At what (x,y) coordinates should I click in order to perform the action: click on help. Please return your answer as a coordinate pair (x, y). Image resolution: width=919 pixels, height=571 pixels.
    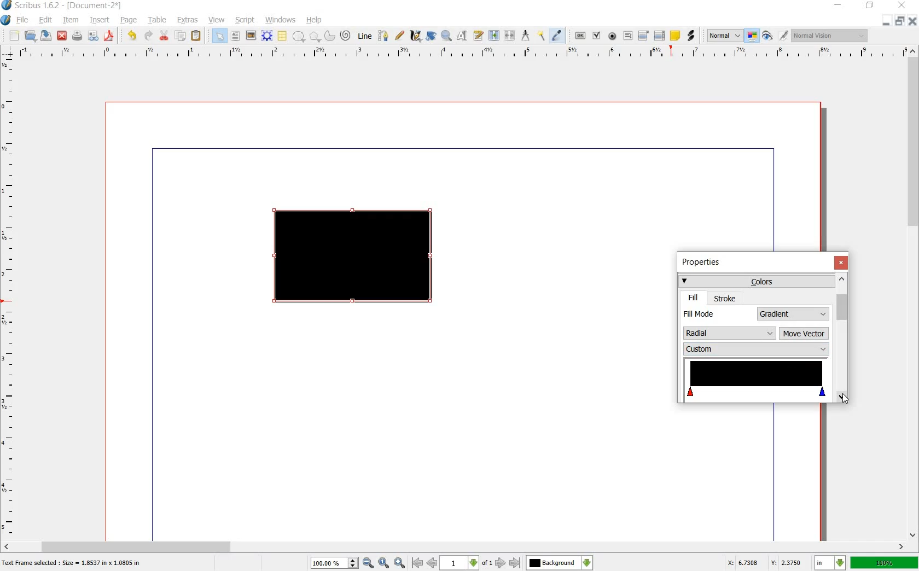
    Looking at the image, I should click on (315, 20).